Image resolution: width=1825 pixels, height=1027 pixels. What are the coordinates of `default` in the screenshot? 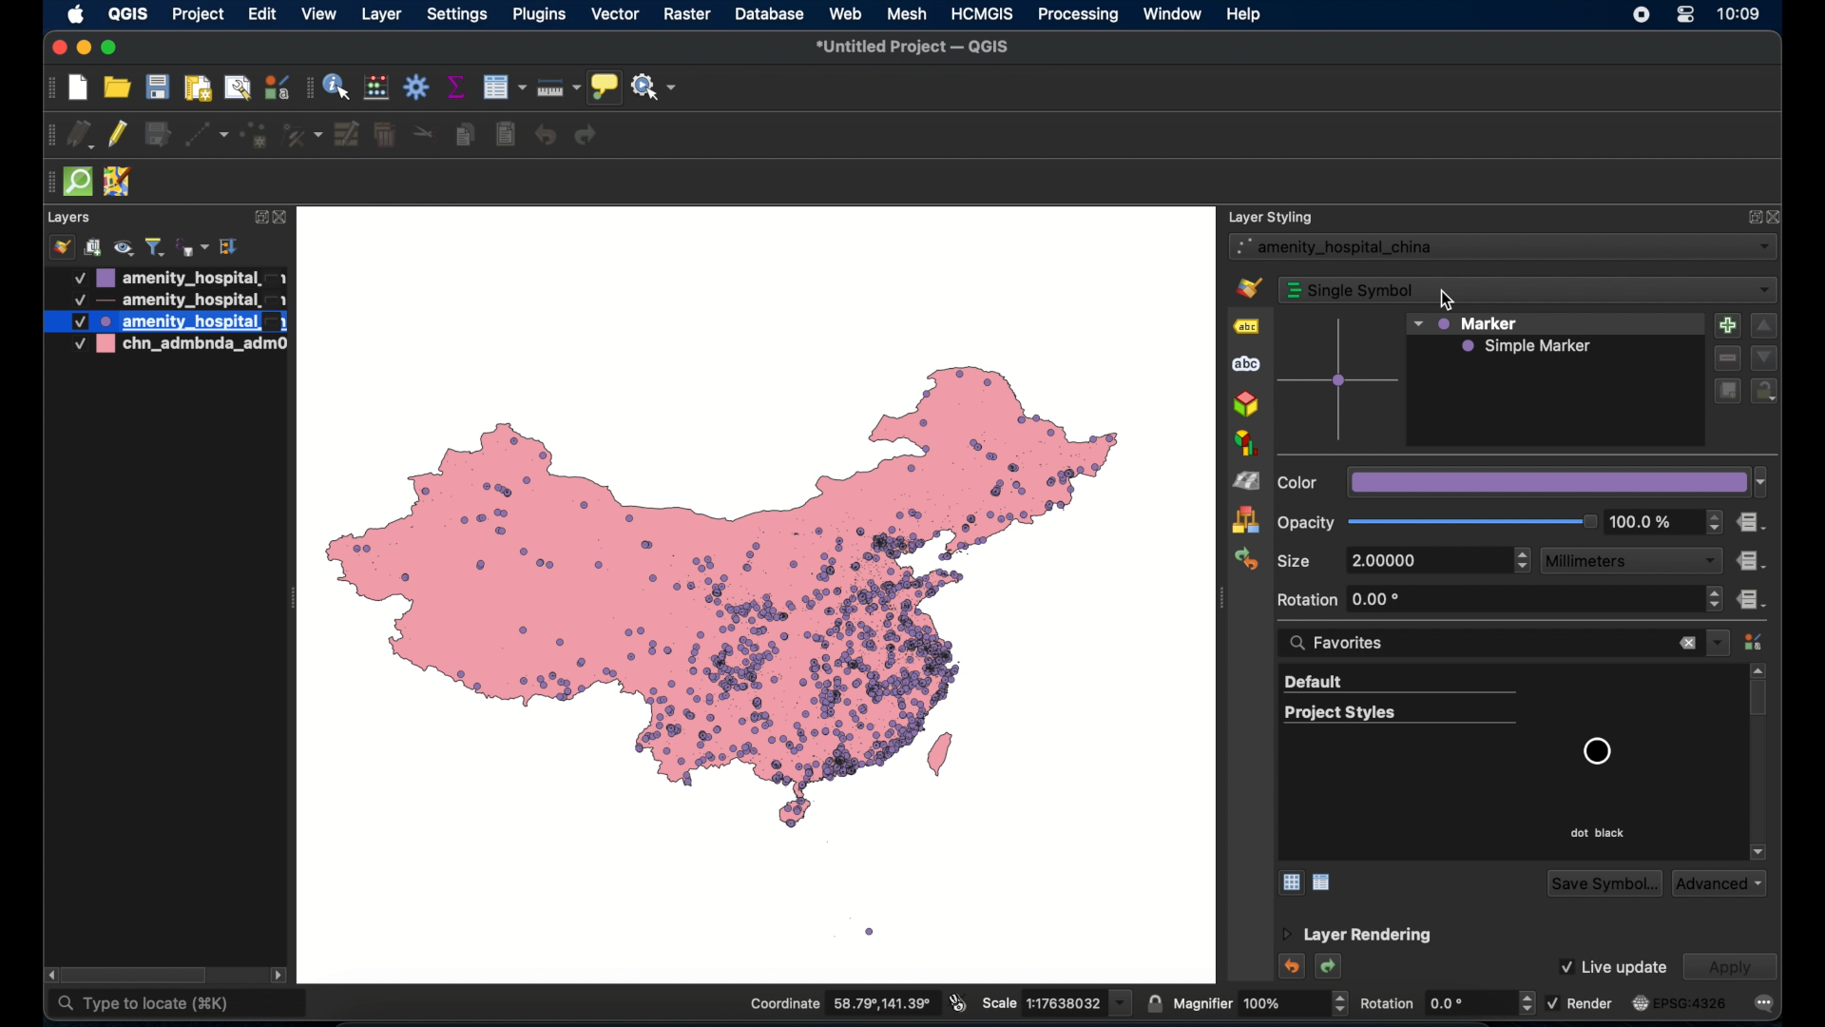 It's located at (1399, 684).